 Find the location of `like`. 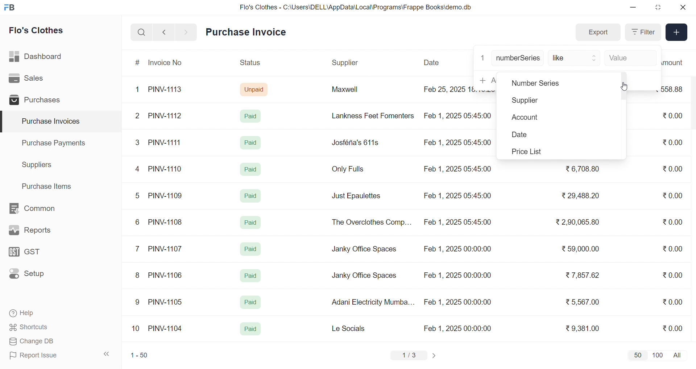

like is located at coordinates (575, 59).